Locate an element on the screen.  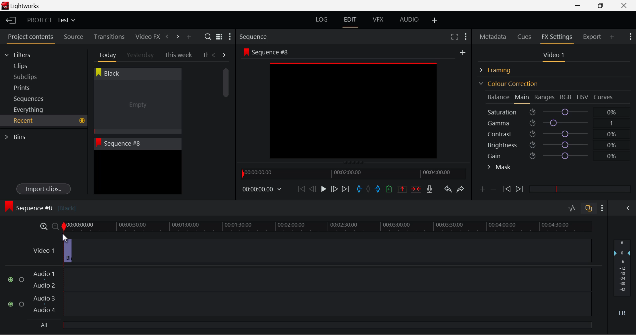
Add Layout is located at coordinates (435, 21).